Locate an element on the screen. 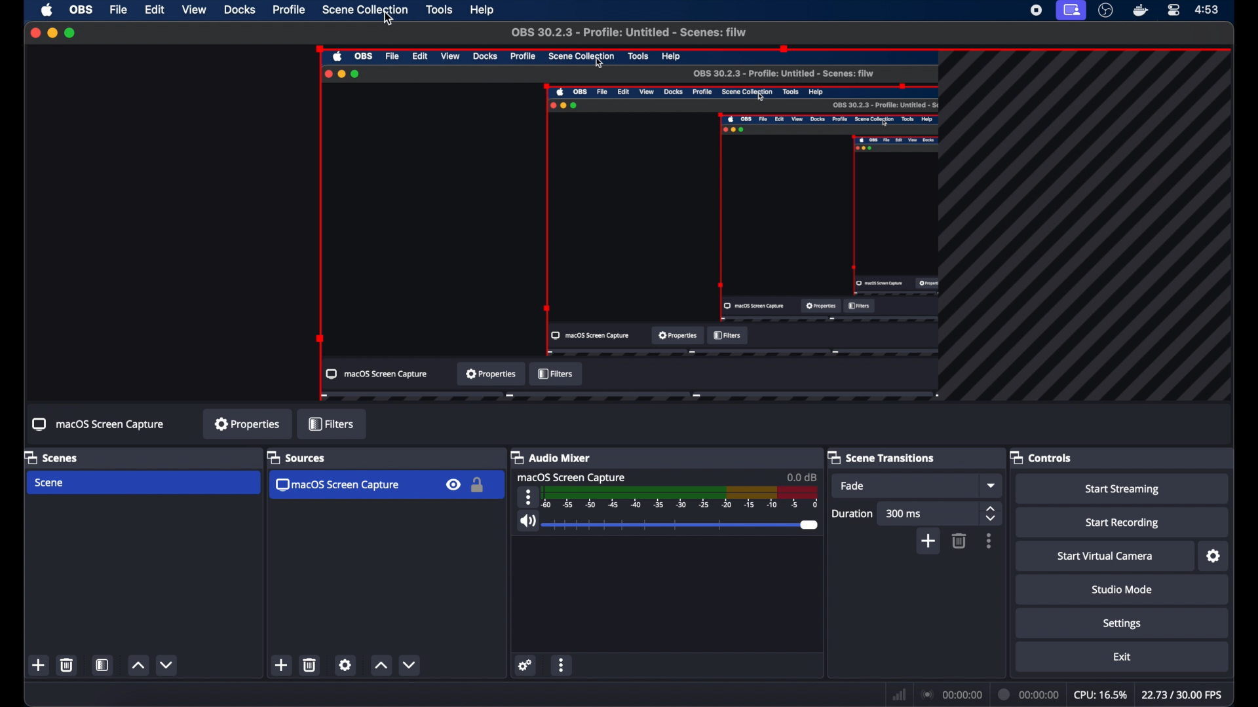  scene transitions is located at coordinates (882, 457).